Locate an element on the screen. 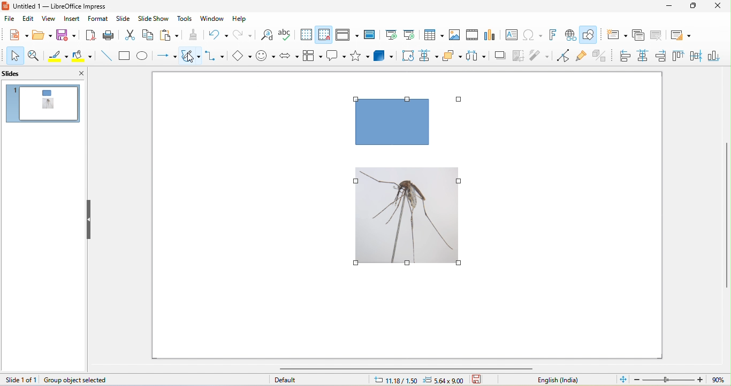 This screenshot has height=386, width=731. filter is located at coordinates (539, 57).